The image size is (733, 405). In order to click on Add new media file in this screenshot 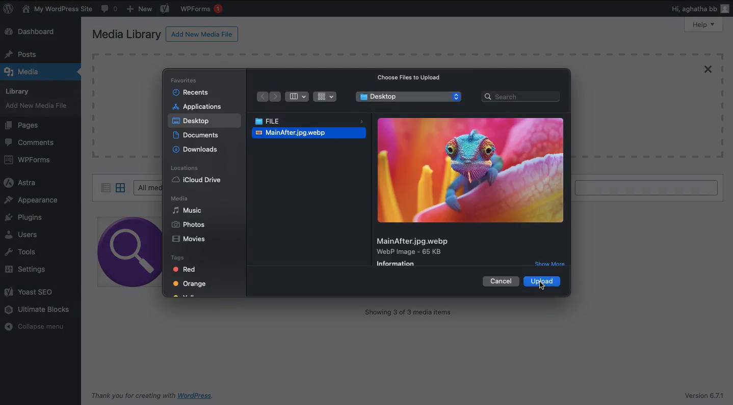, I will do `click(203, 36)`.